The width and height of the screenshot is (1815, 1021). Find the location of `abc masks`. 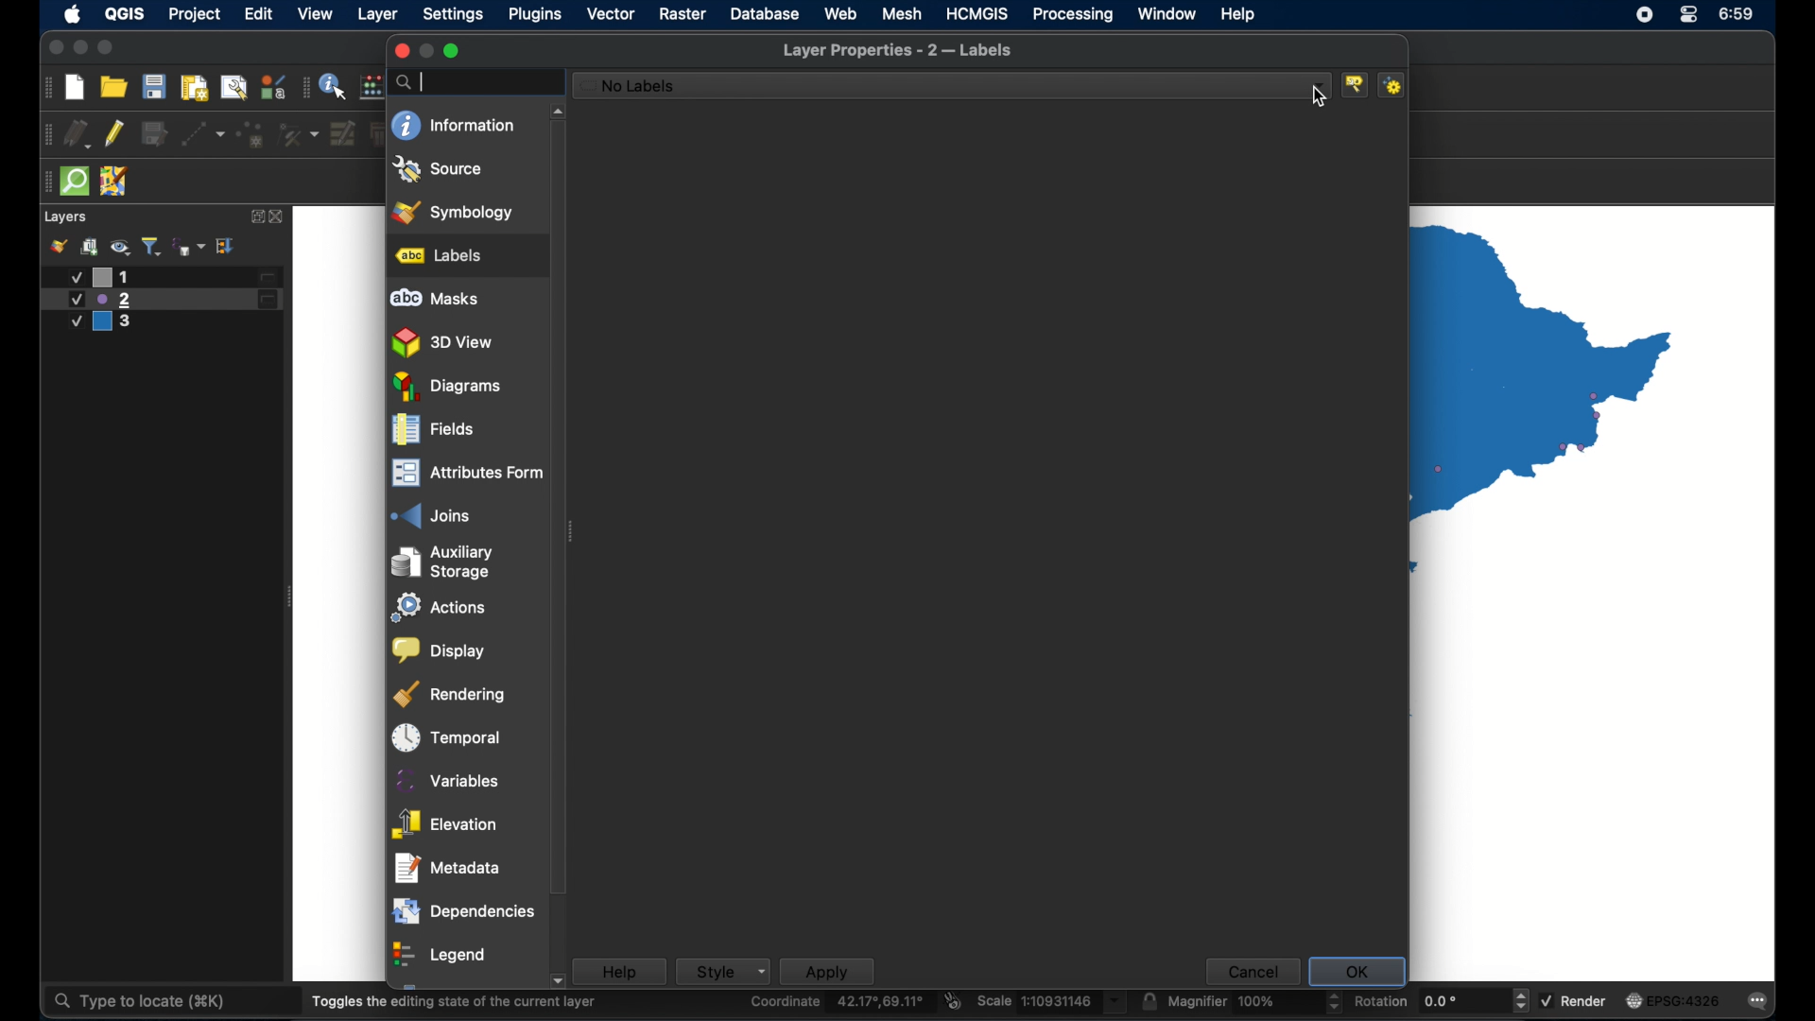

abc masks is located at coordinates (436, 299).